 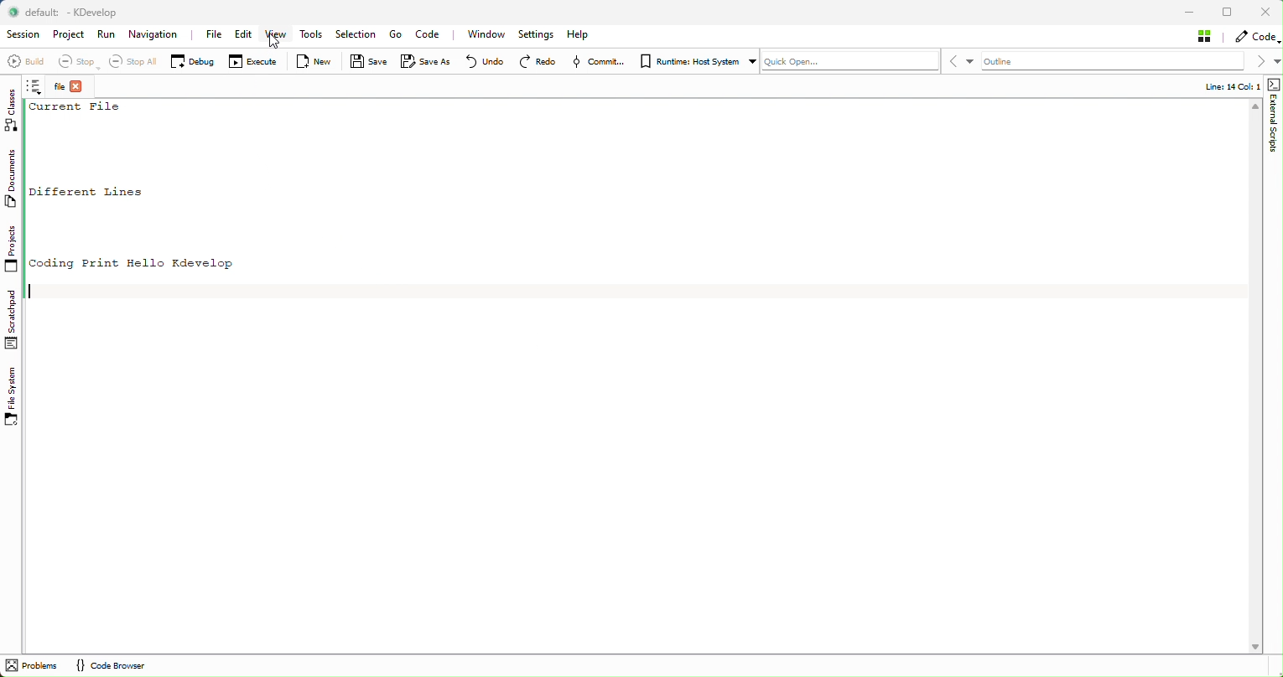 I want to click on Stachpad, so click(x=13, y=319).